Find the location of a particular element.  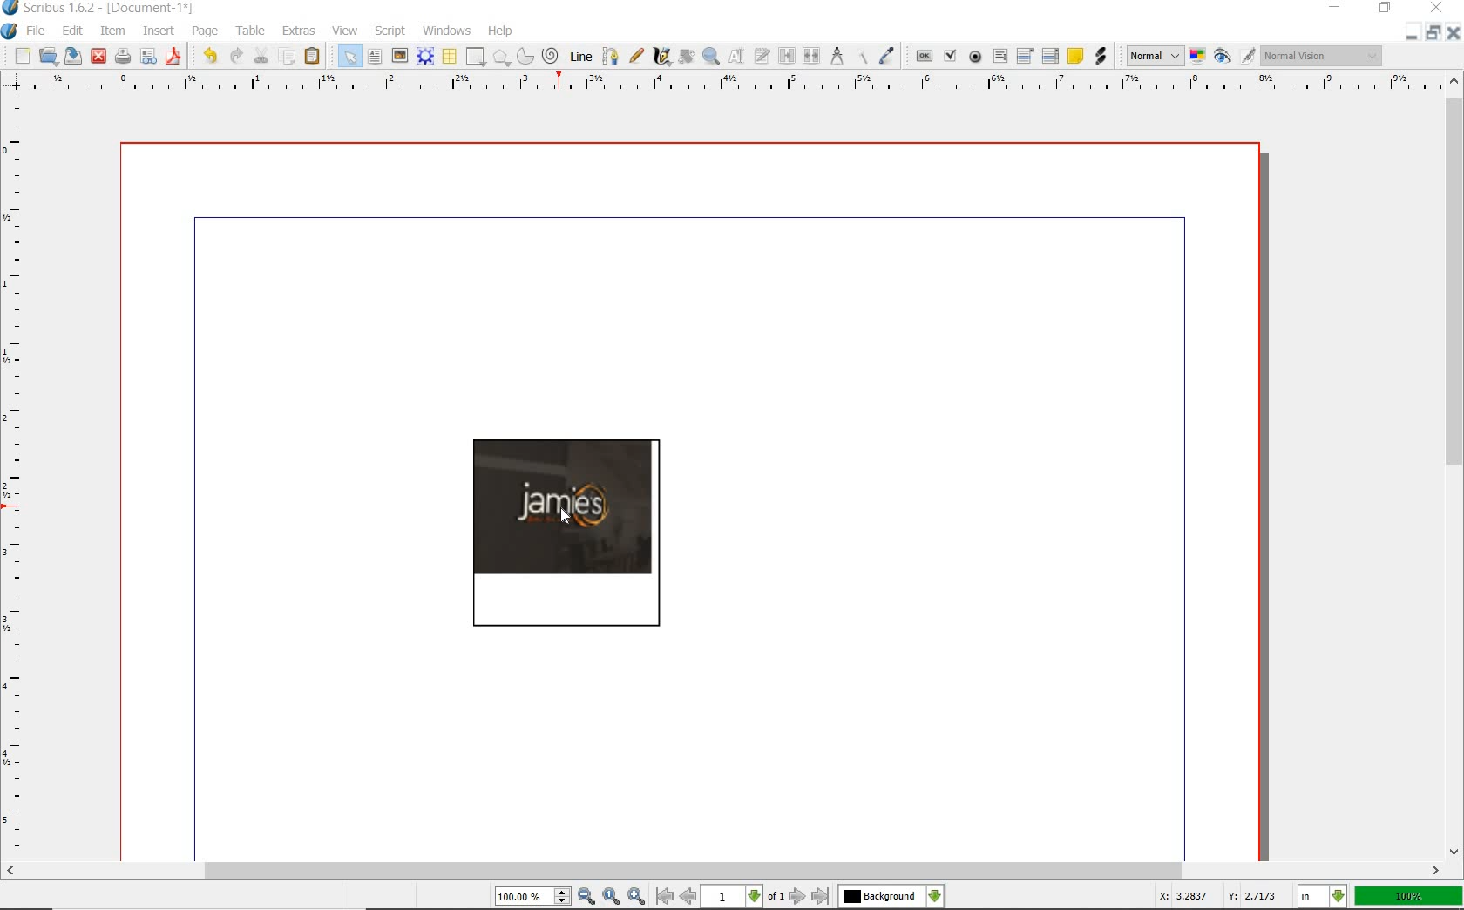

windows is located at coordinates (447, 31).